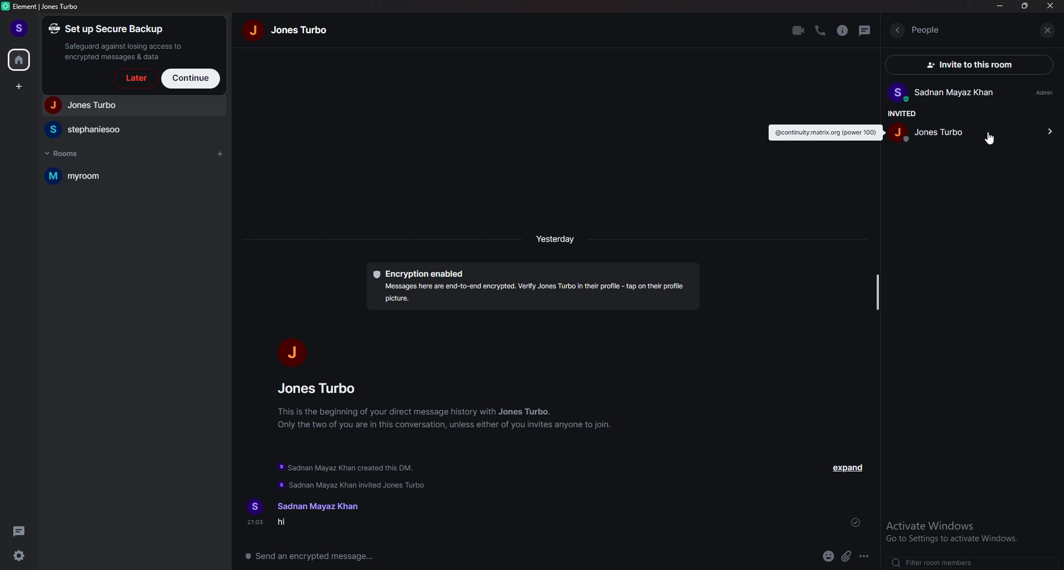  Describe the element at coordinates (991, 139) in the screenshot. I see `cursor` at that location.